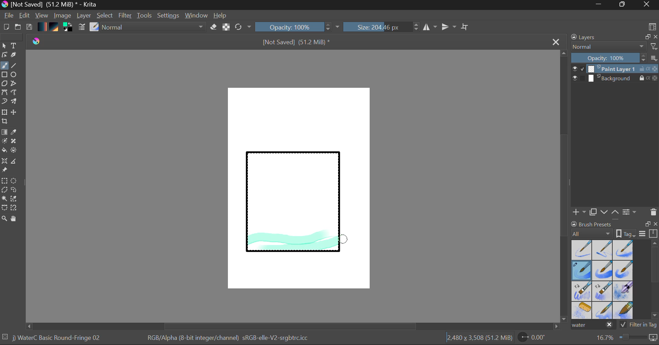 The image size is (659, 345). What do you see at coordinates (4, 46) in the screenshot?
I see `Select` at bounding box center [4, 46].